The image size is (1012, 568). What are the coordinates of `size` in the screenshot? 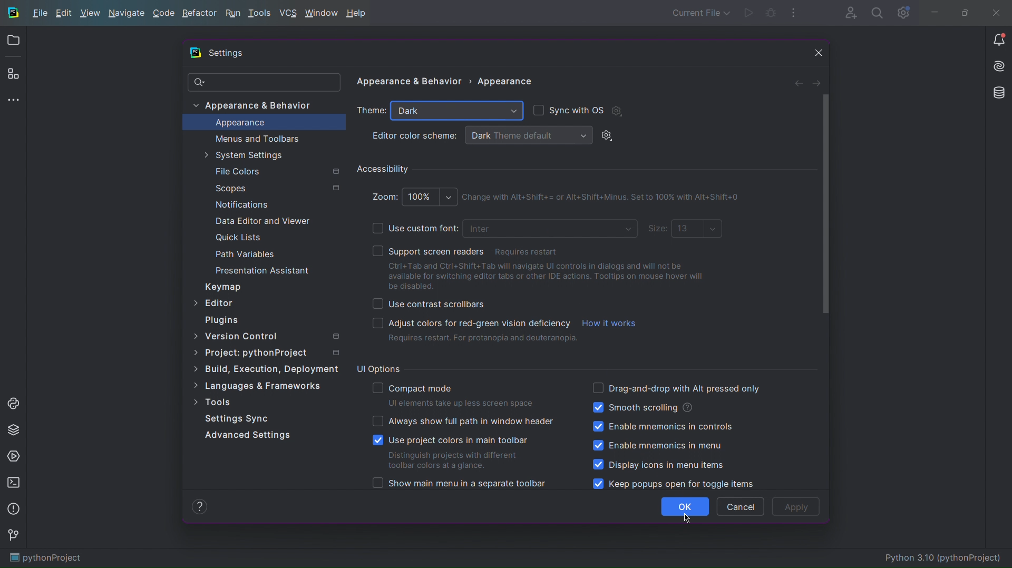 It's located at (685, 229).